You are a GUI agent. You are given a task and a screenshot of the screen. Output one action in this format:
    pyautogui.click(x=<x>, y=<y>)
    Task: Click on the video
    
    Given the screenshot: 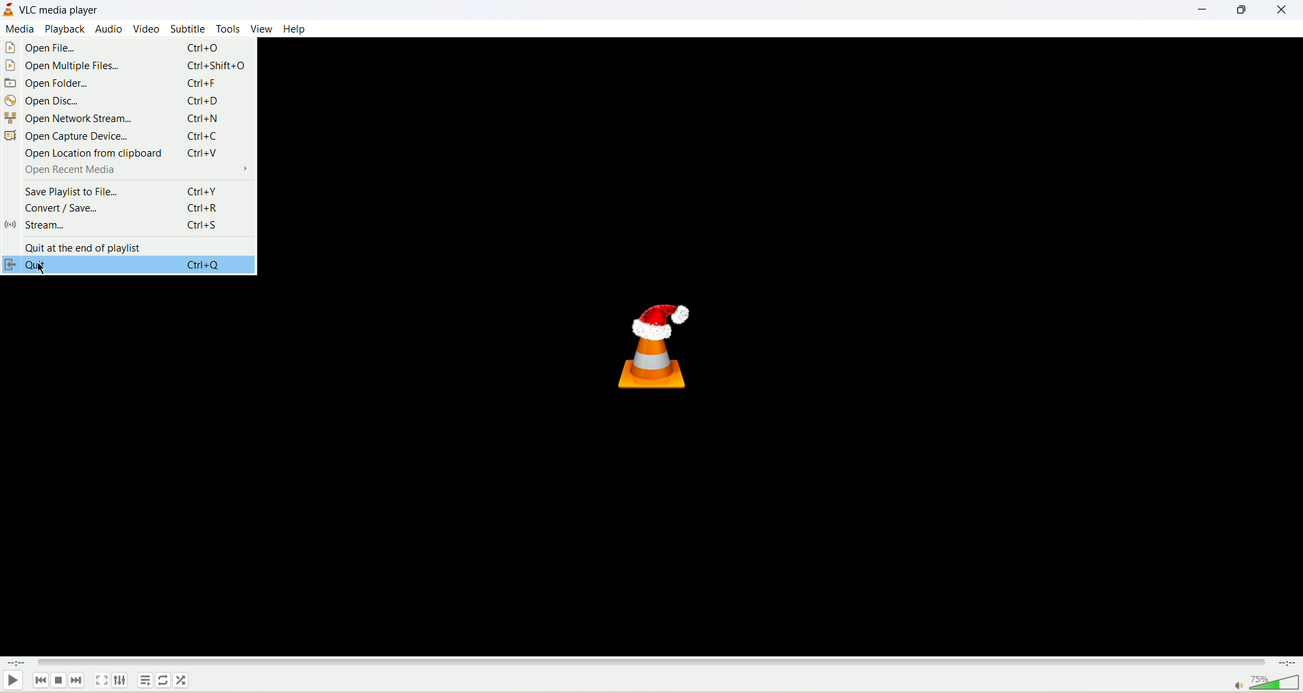 What is the action you would take?
    pyautogui.click(x=145, y=30)
    